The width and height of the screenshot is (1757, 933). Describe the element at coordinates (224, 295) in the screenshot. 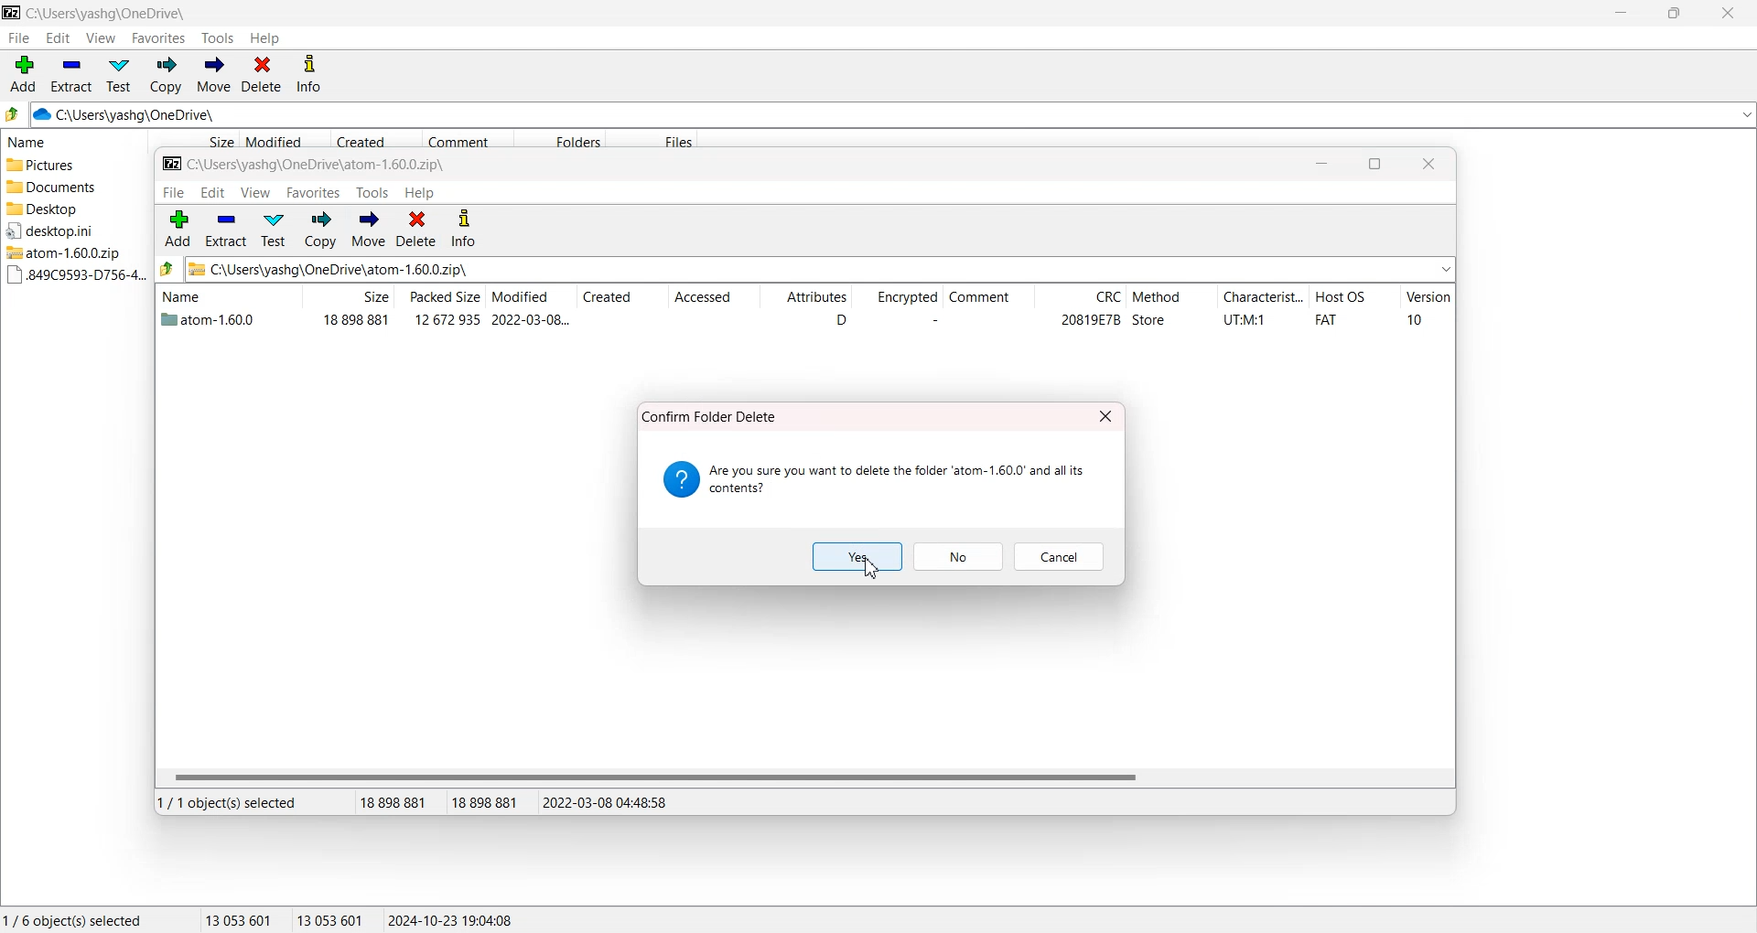

I see `Name` at that location.